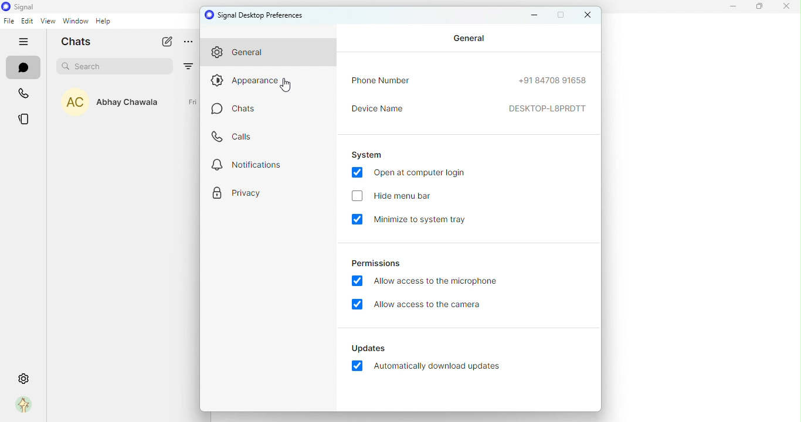 This screenshot has height=422, width=801. What do you see at coordinates (734, 8) in the screenshot?
I see `minimize` at bounding box center [734, 8].